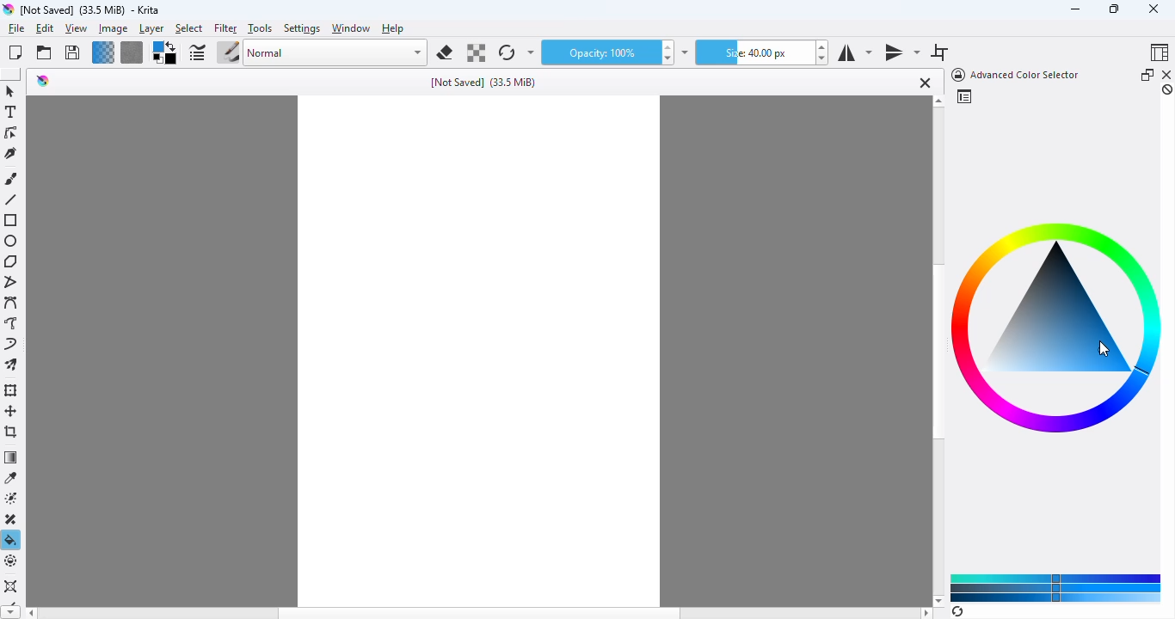  Describe the element at coordinates (937, 352) in the screenshot. I see `vertical scroll bar` at that location.